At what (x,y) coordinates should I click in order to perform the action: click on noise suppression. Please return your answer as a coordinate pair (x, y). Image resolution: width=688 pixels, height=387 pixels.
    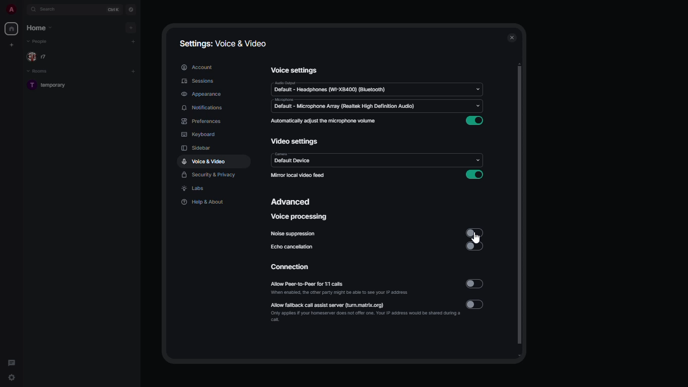
    Looking at the image, I should click on (293, 234).